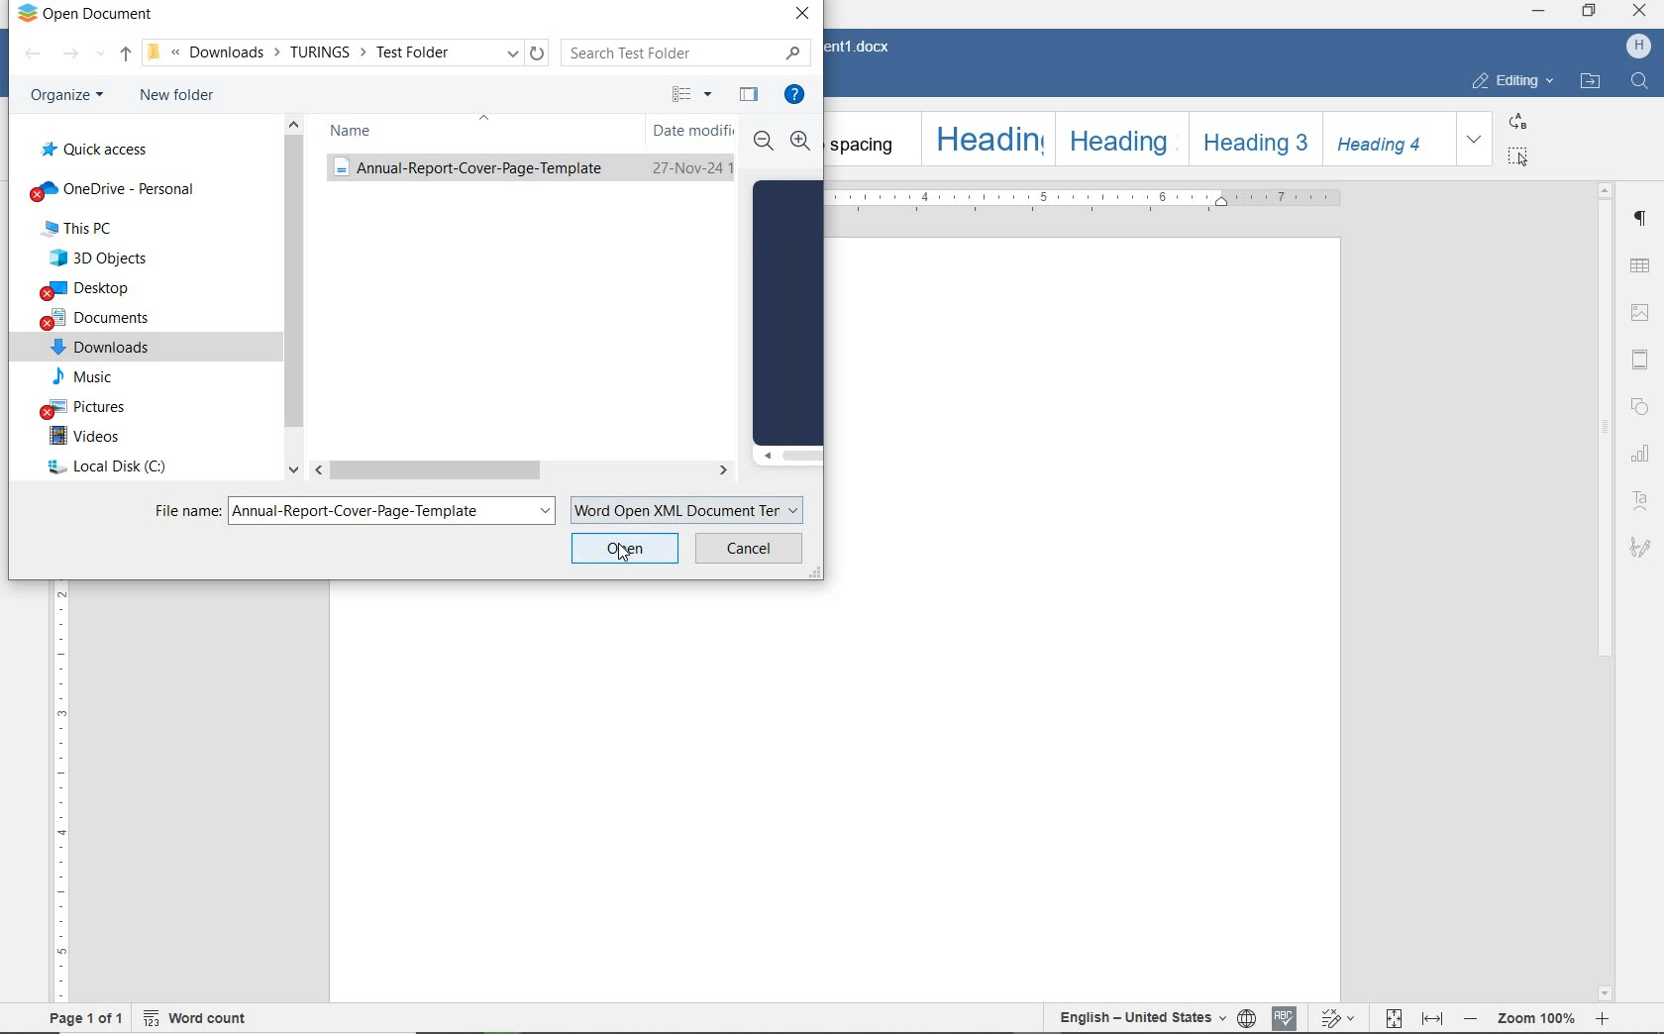  Describe the element at coordinates (985, 139) in the screenshot. I see `heading 1` at that location.